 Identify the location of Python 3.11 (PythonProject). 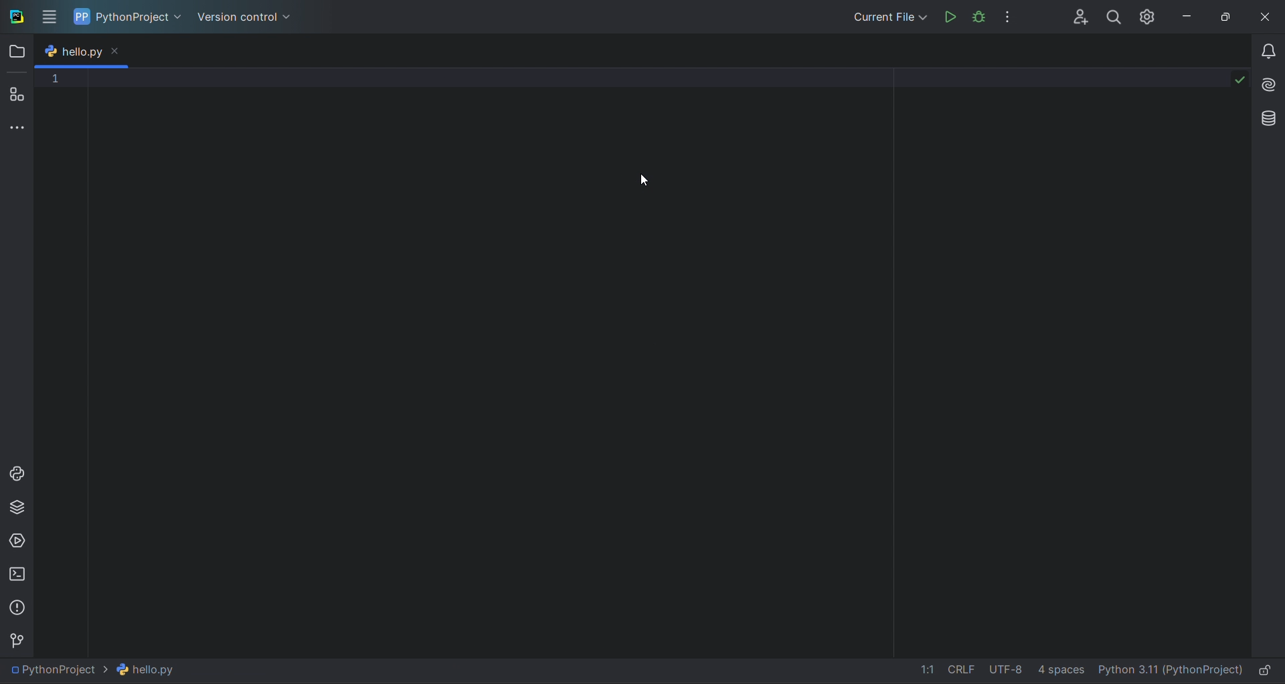
(1169, 669).